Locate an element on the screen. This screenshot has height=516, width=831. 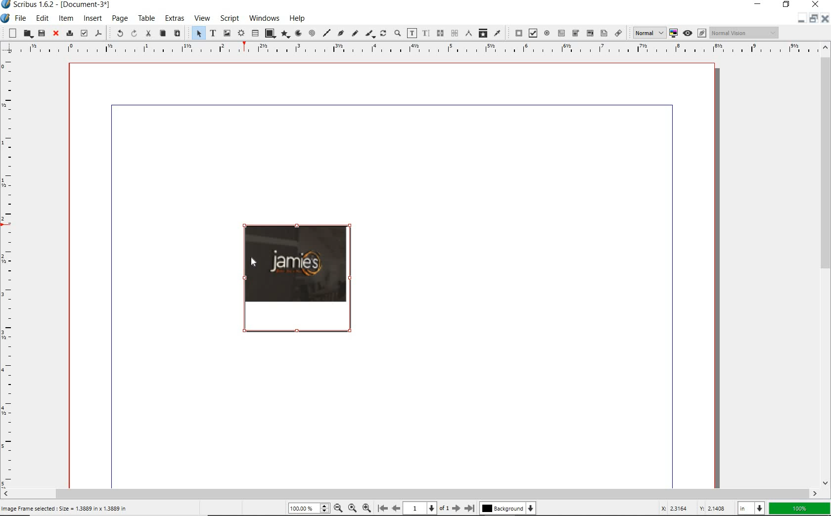
EXTRAS is located at coordinates (174, 18).